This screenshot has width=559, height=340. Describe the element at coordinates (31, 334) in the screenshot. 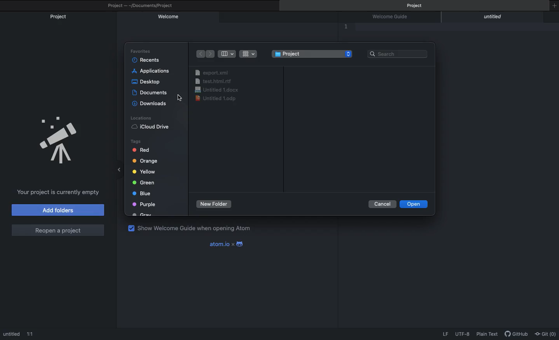

I see `1:!` at that location.